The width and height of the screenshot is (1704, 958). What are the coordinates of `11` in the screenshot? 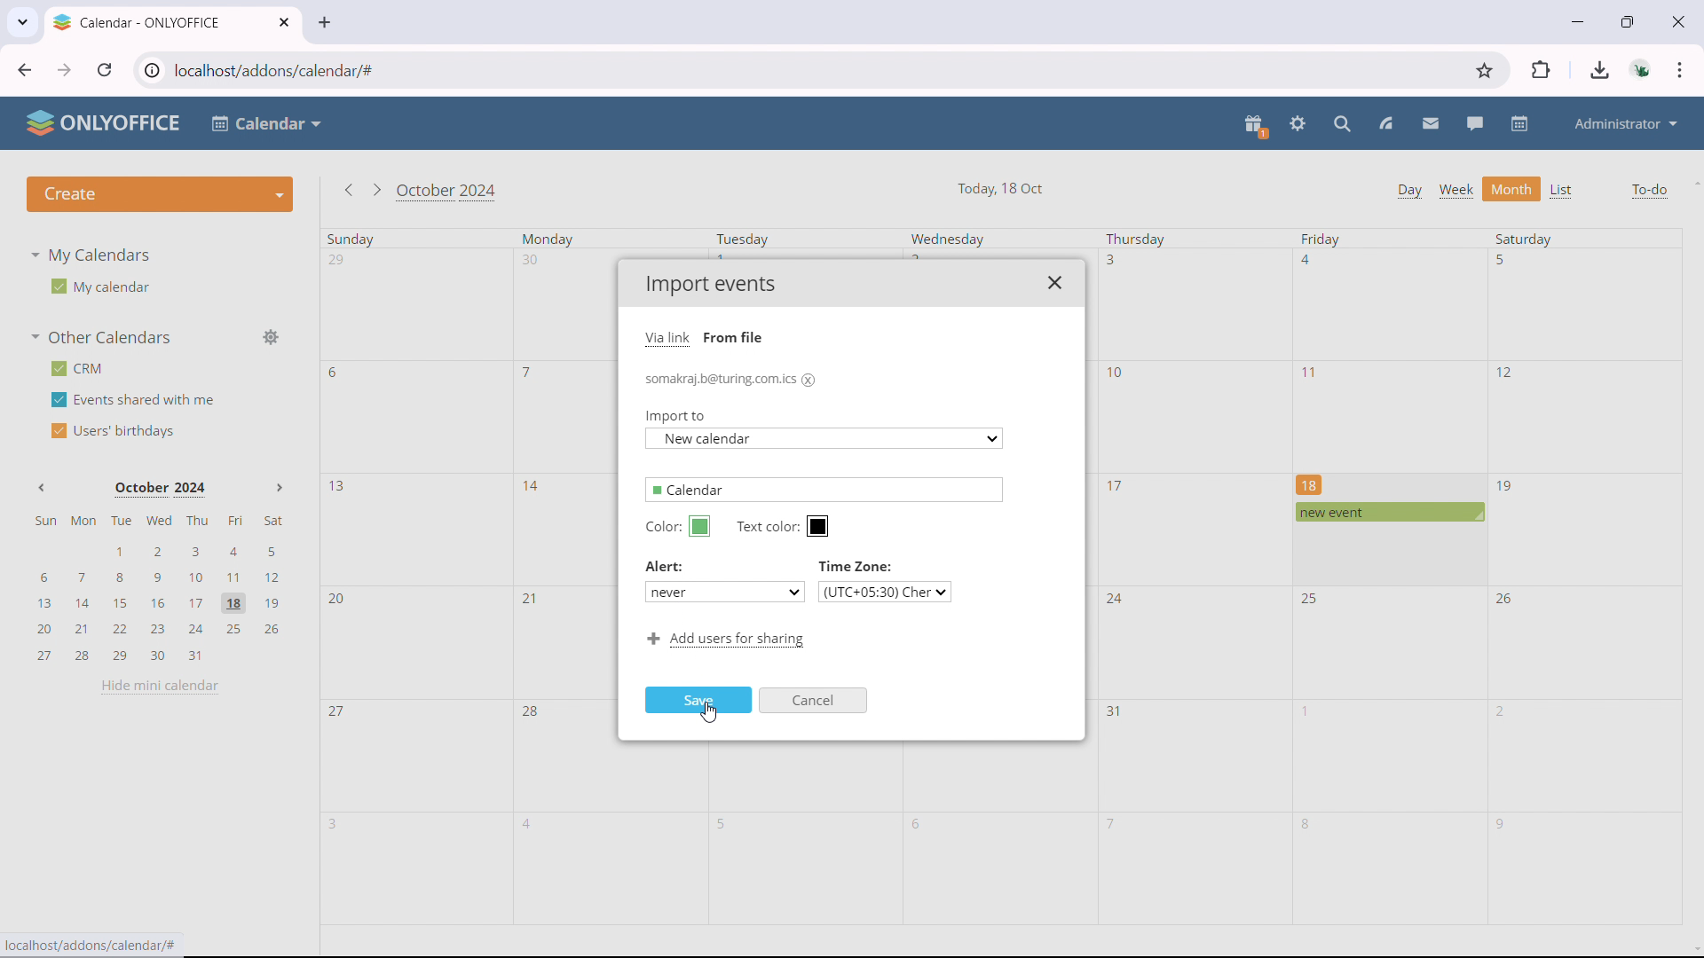 It's located at (1313, 373).